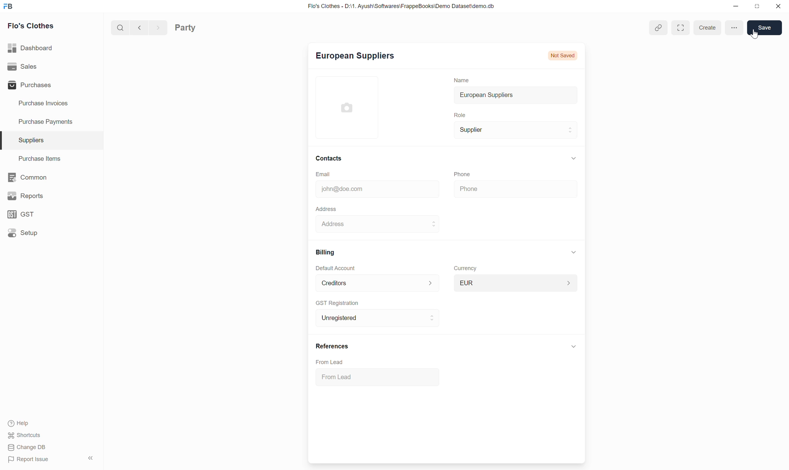 The width and height of the screenshot is (789, 470). Describe the element at coordinates (680, 26) in the screenshot. I see `Expand` at that location.